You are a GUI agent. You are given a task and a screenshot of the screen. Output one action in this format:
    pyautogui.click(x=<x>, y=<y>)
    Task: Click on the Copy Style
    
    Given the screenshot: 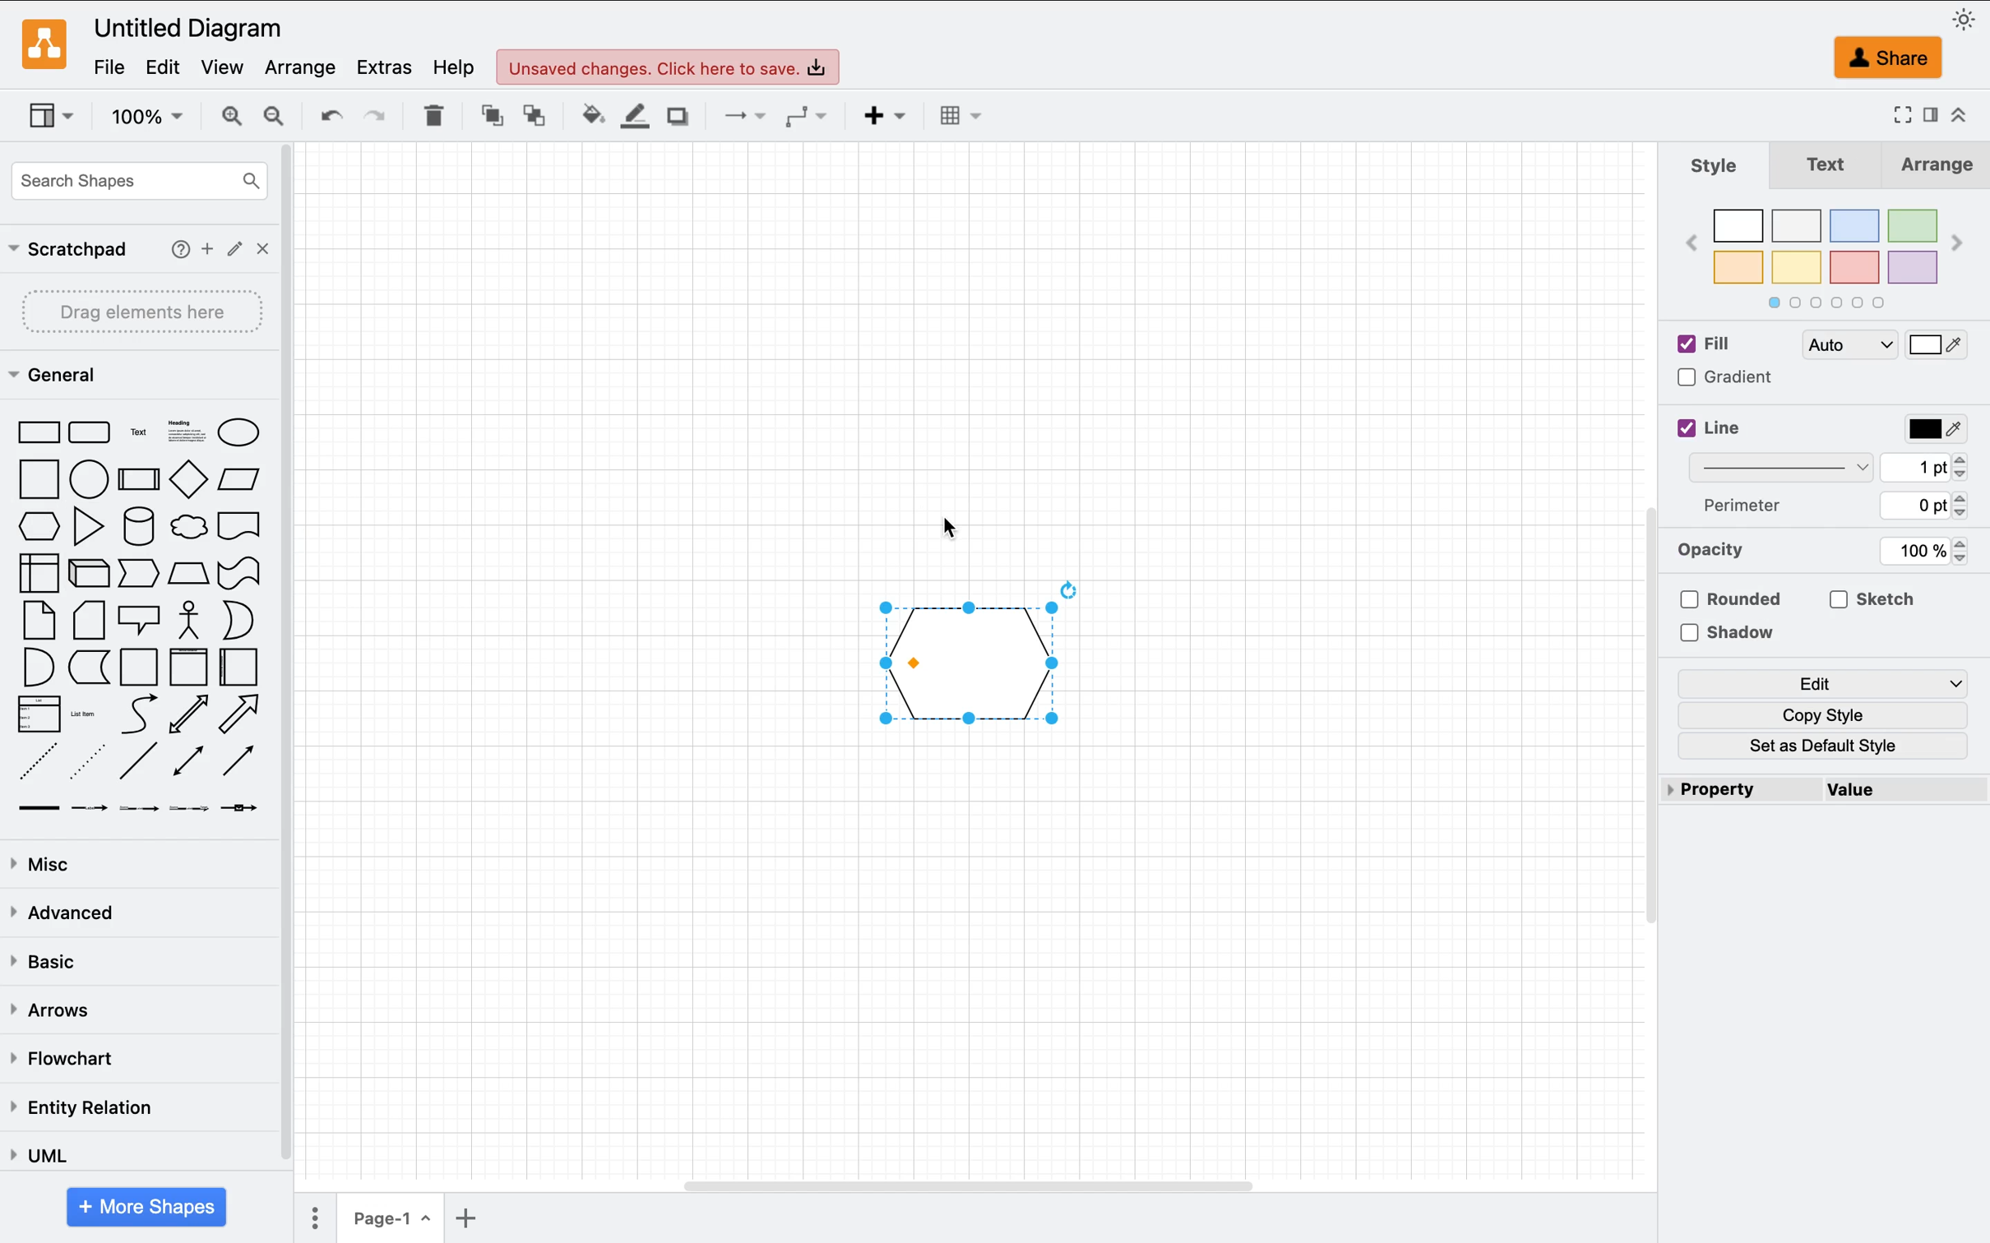 What is the action you would take?
    pyautogui.click(x=1820, y=714)
    